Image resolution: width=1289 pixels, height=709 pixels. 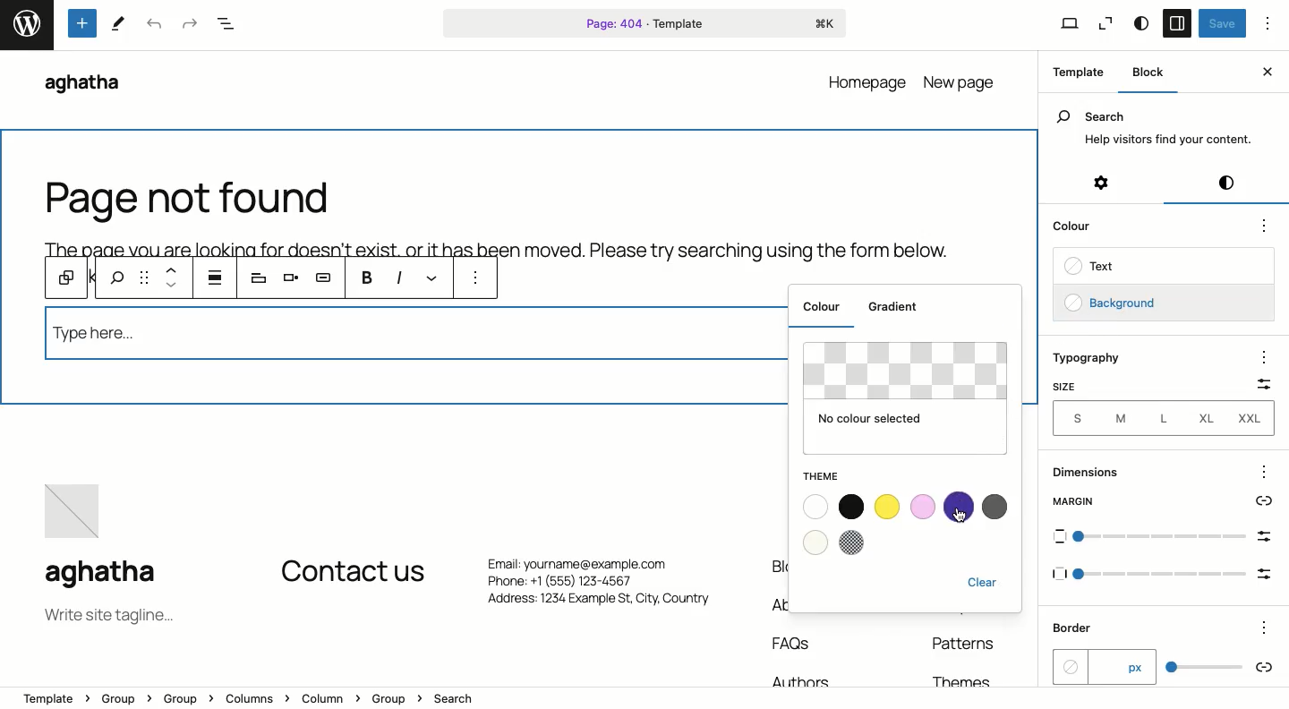 What do you see at coordinates (1072, 419) in the screenshot?
I see `Sizes` at bounding box center [1072, 419].